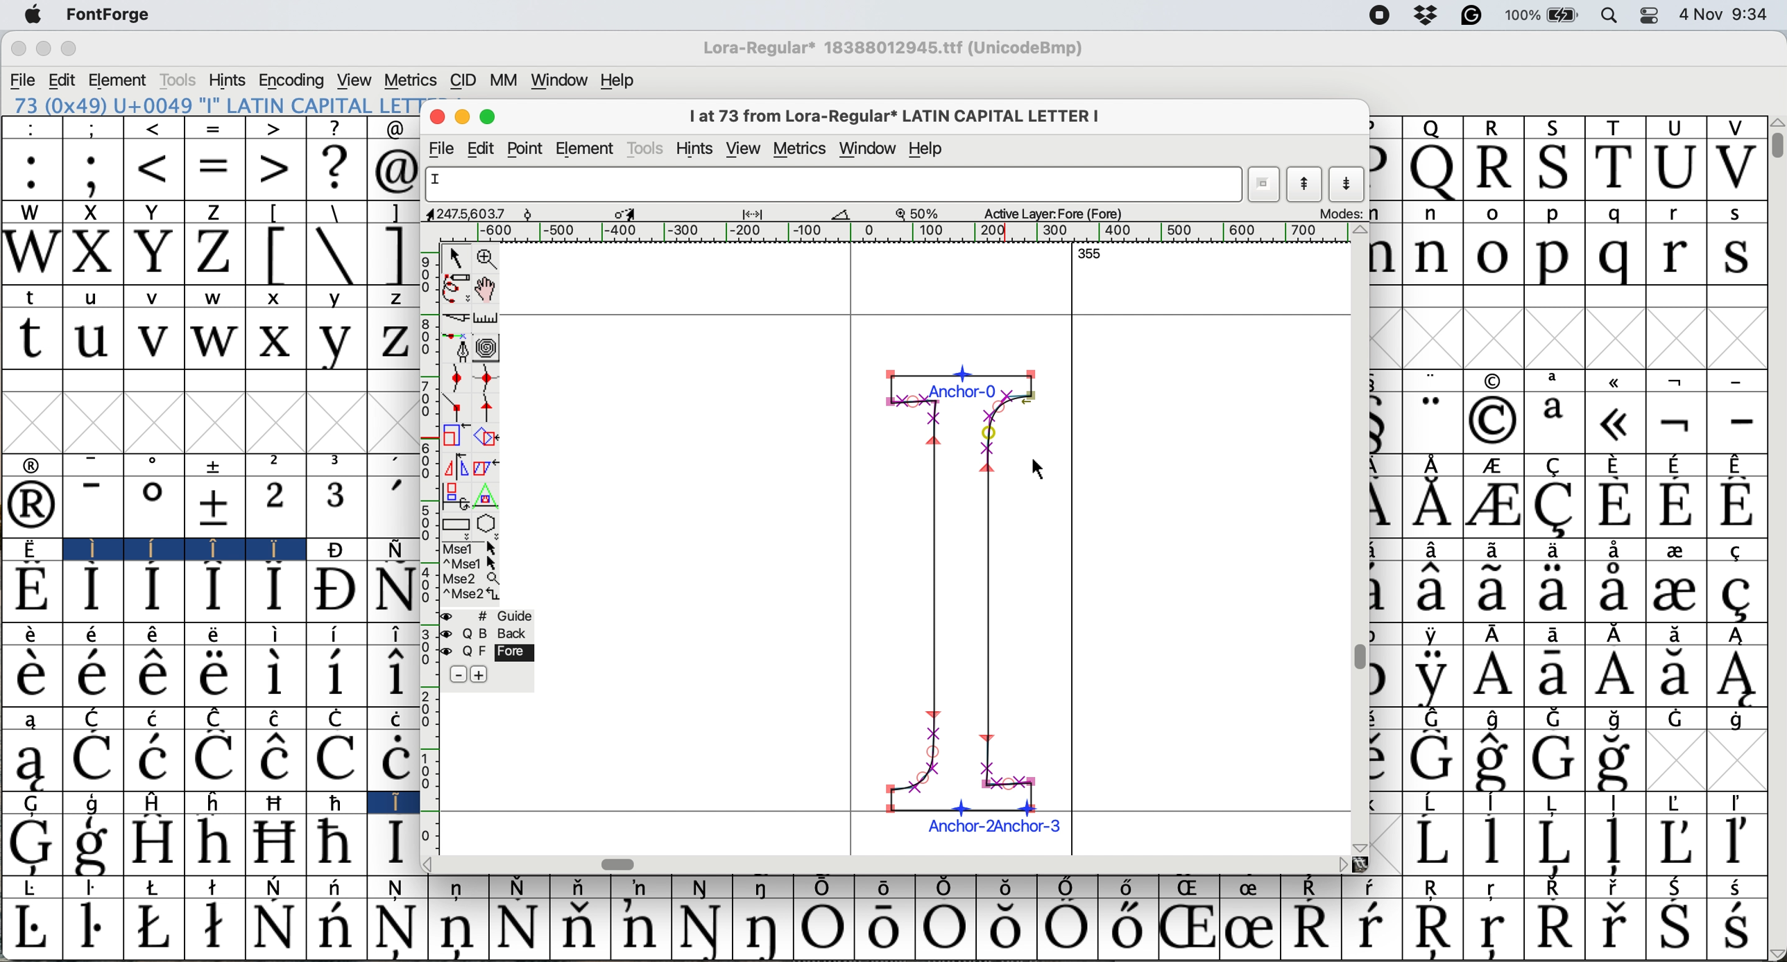 The width and height of the screenshot is (1787, 962). What do you see at coordinates (1677, 127) in the screenshot?
I see `U` at bounding box center [1677, 127].